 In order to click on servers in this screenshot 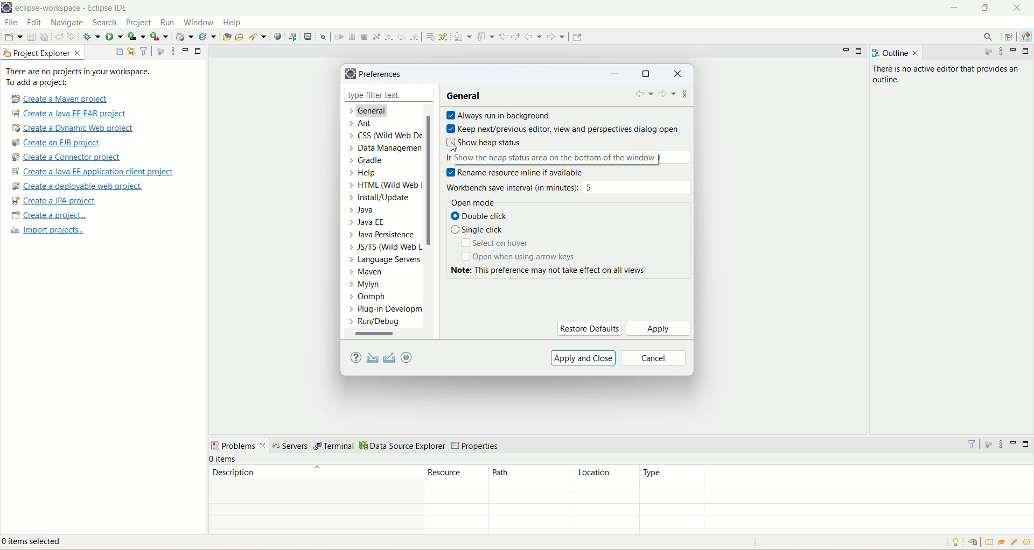, I will do `click(292, 446)`.